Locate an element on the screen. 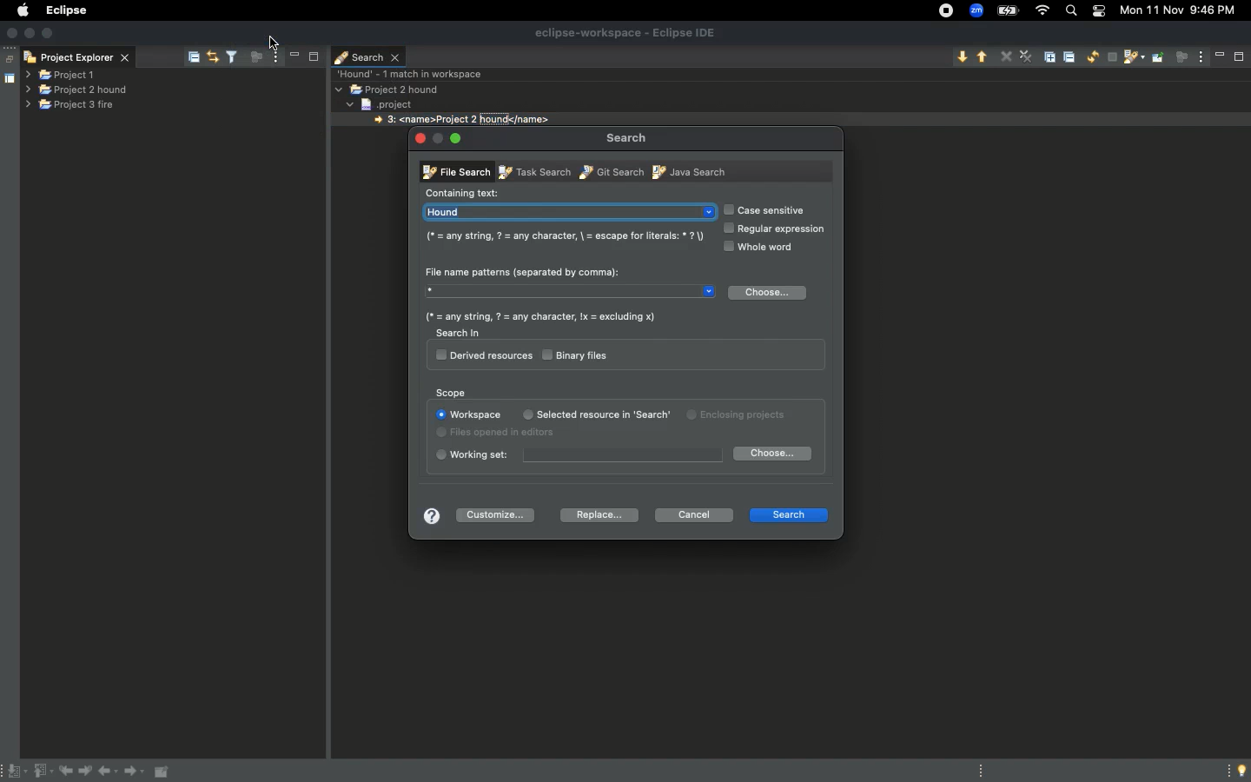 This screenshot has width=1251, height=782. restore is located at coordinates (8, 54).